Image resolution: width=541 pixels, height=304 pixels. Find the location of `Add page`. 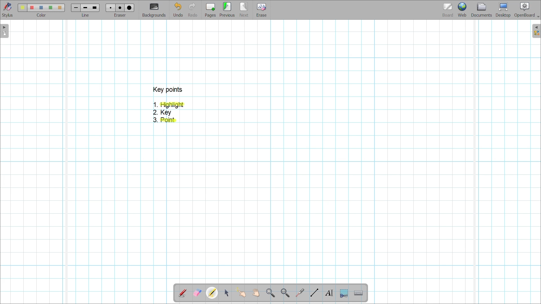

Add page is located at coordinates (210, 10).